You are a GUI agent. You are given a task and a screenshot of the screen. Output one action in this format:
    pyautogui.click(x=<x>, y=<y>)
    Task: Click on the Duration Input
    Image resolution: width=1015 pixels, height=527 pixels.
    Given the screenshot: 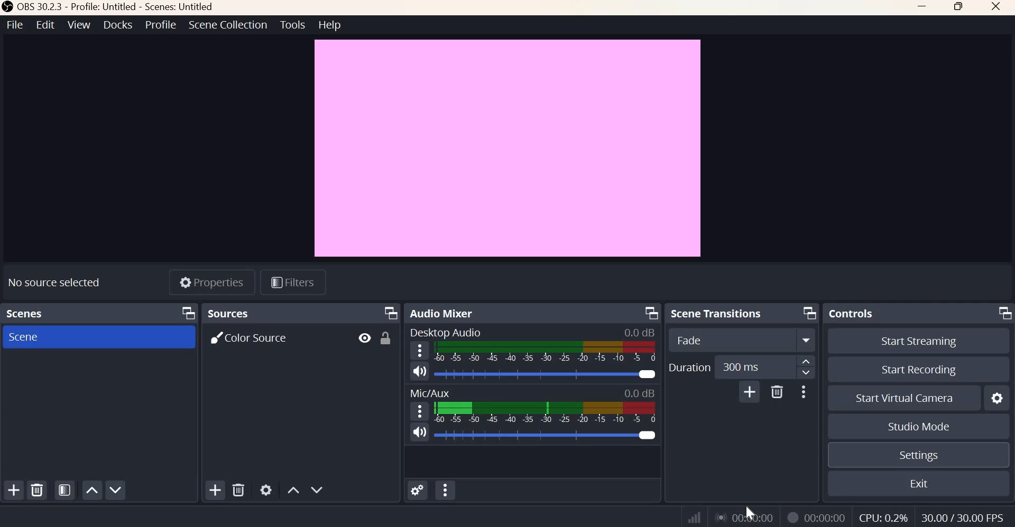 What is the action you would take?
    pyautogui.click(x=763, y=366)
    